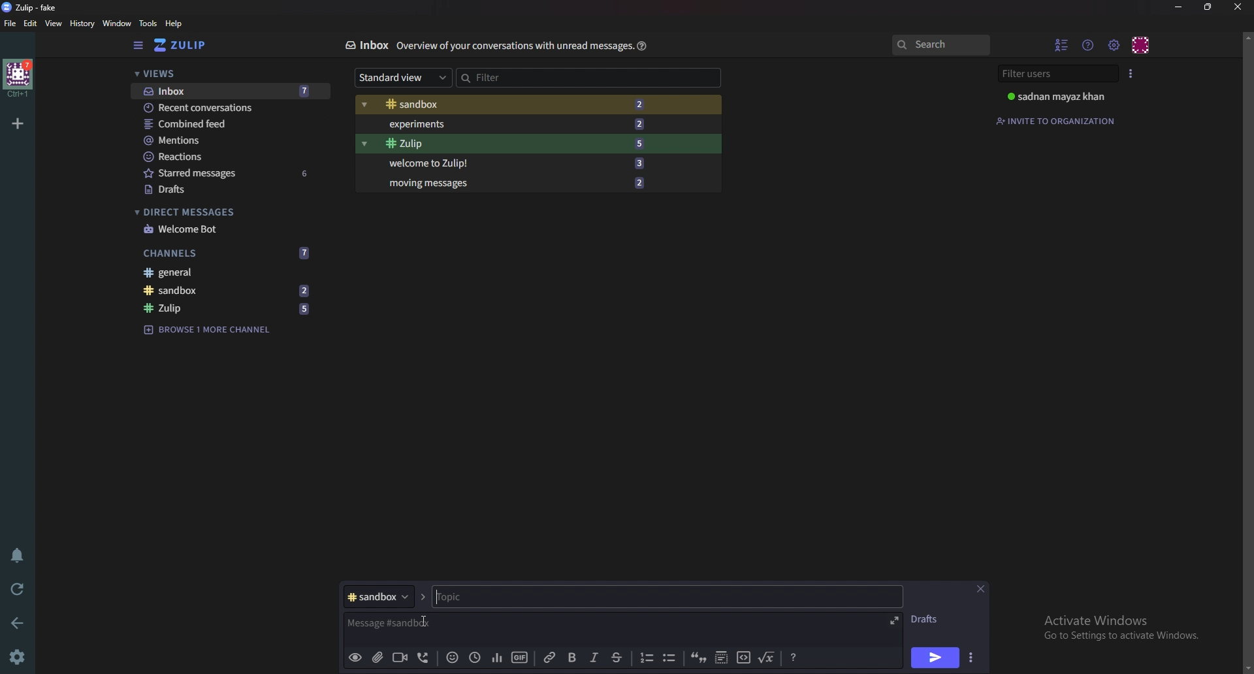 This screenshot has width=1254, height=674. Describe the element at coordinates (18, 590) in the screenshot. I see `Reload` at that location.